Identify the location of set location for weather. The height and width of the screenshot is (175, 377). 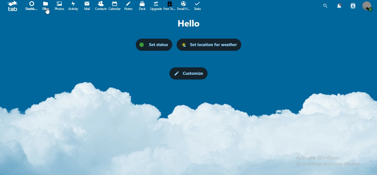
(209, 44).